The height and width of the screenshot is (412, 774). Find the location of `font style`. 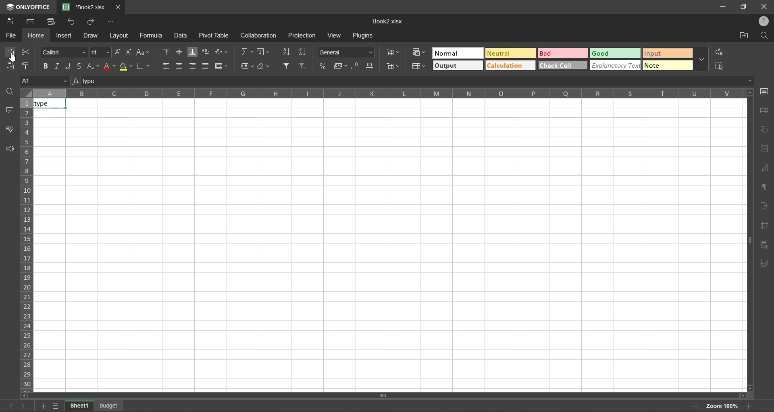

font style is located at coordinates (64, 52).